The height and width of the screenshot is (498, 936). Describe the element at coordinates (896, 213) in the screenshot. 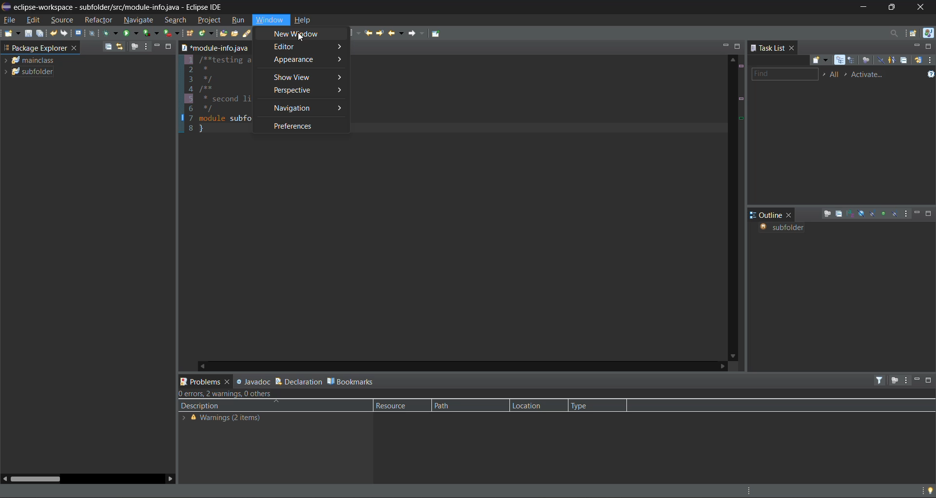

I see `hide local types` at that location.